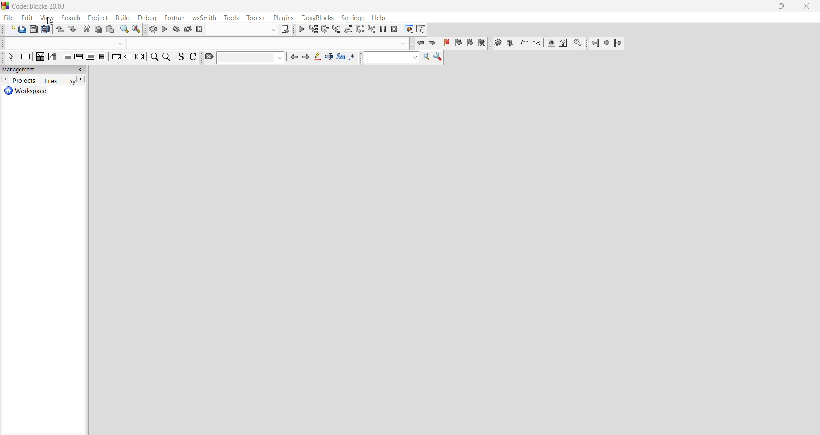 The image size is (820, 435). Describe the element at coordinates (563, 43) in the screenshot. I see `HTML help` at that location.